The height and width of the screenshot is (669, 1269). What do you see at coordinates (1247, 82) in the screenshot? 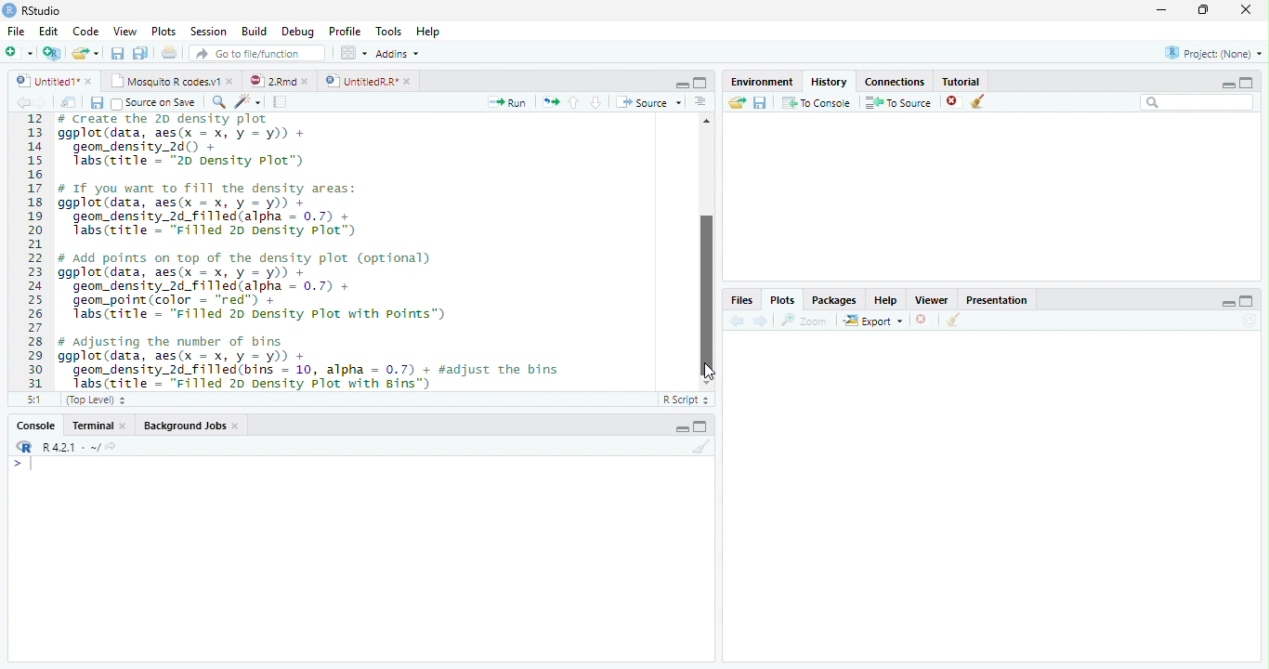
I see `maximize` at bounding box center [1247, 82].